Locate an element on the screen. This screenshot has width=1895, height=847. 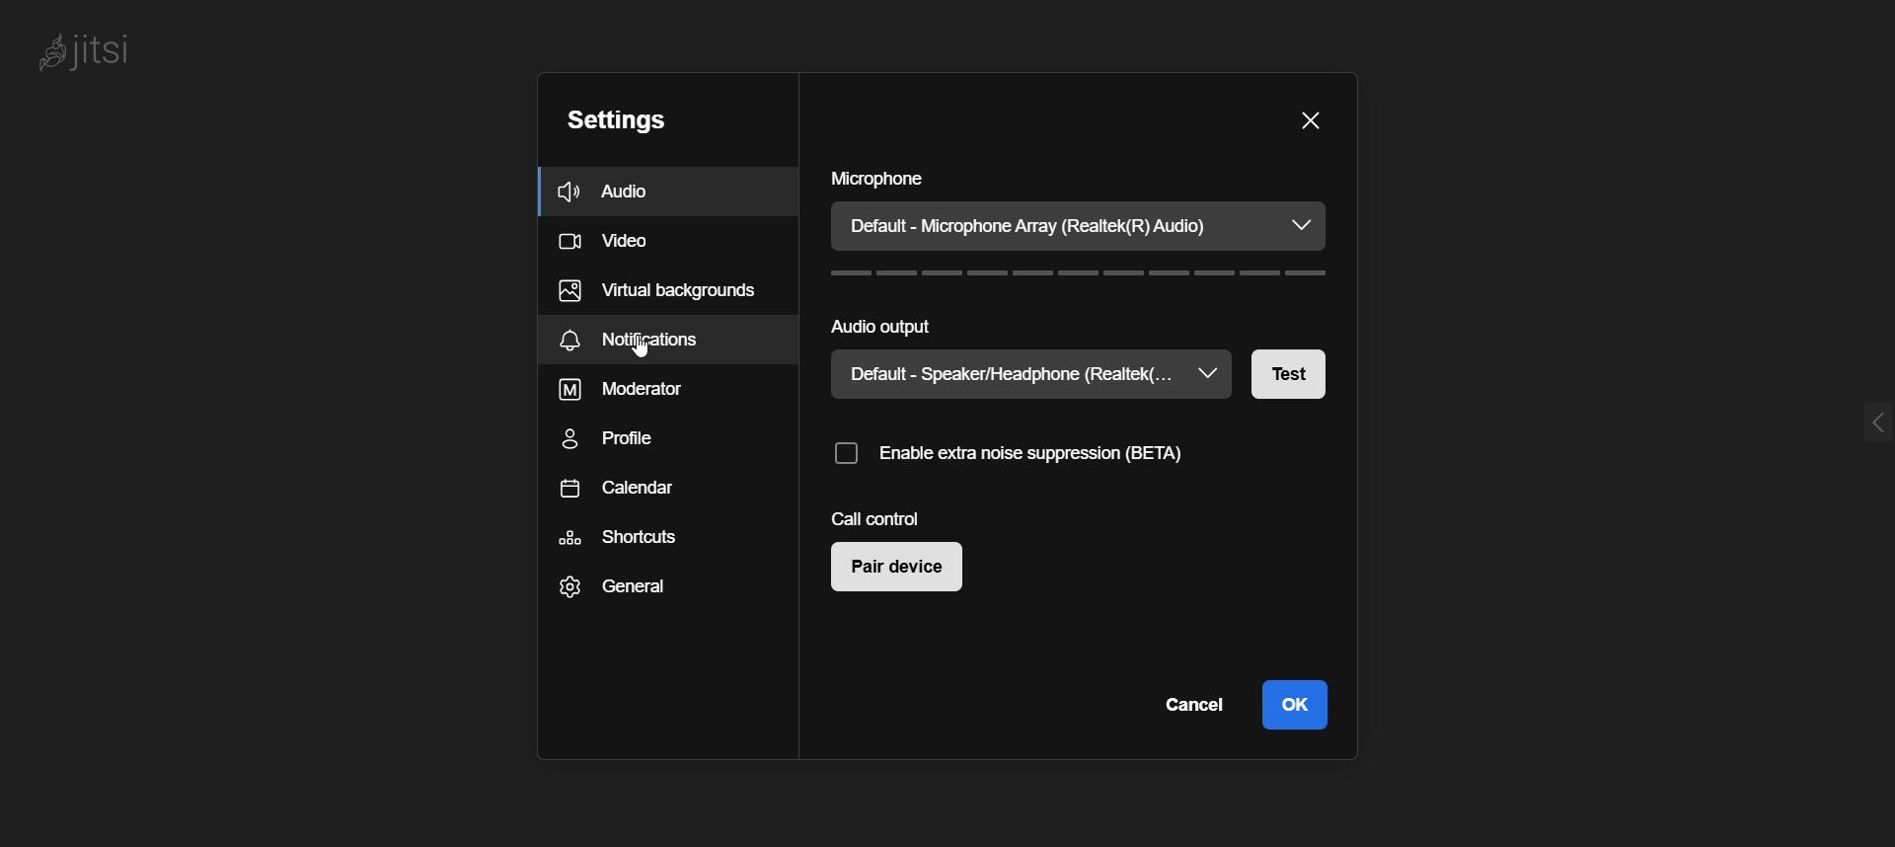
cursor is located at coordinates (651, 357).